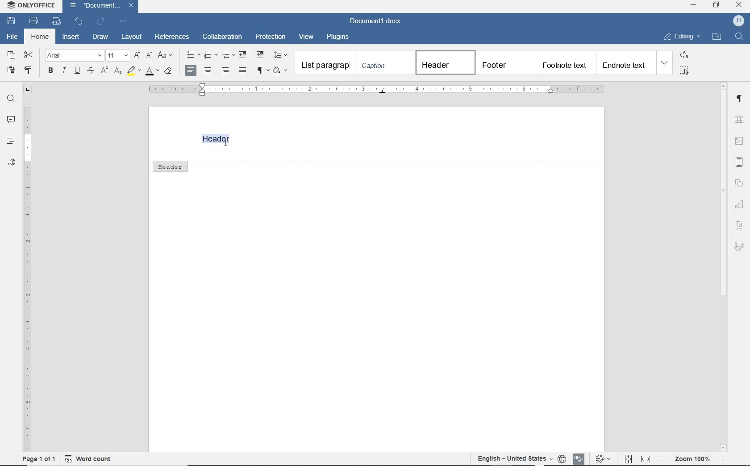  Describe the element at coordinates (281, 70) in the screenshot. I see `shading` at that location.